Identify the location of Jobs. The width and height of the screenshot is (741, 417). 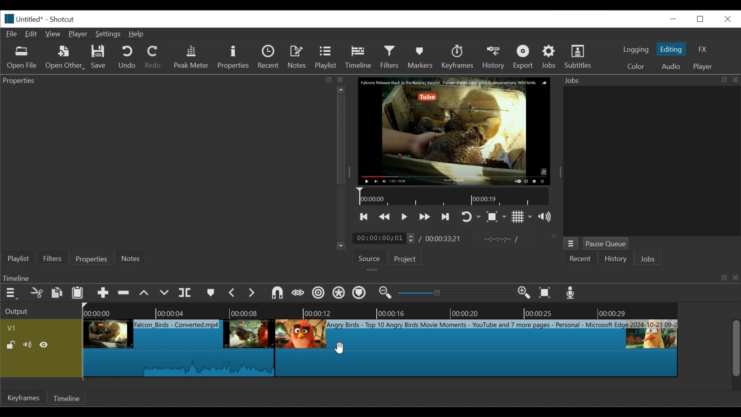
(550, 56).